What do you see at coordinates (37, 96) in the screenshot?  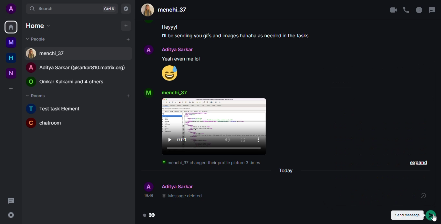 I see `rooms drop down` at bounding box center [37, 96].